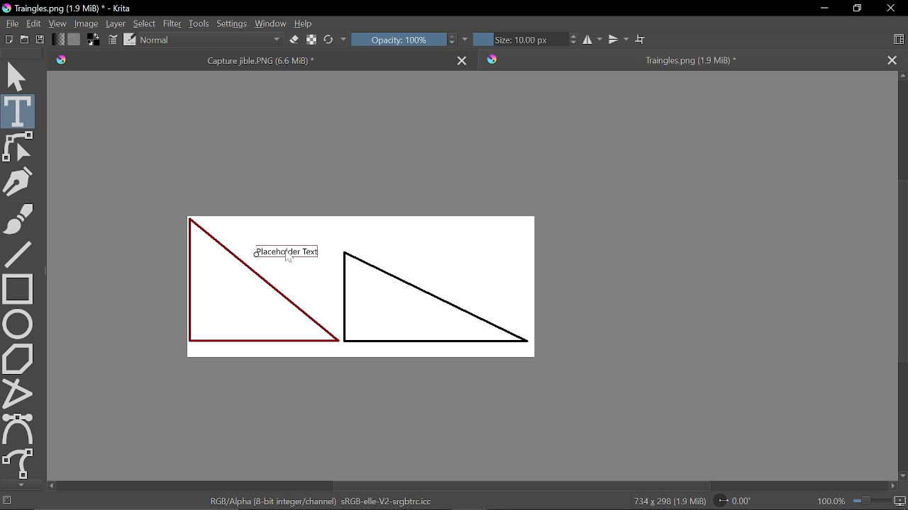 This screenshot has width=908, height=510. Describe the element at coordinates (519, 484) in the screenshot. I see `Horizontal scrollbar` at that location.